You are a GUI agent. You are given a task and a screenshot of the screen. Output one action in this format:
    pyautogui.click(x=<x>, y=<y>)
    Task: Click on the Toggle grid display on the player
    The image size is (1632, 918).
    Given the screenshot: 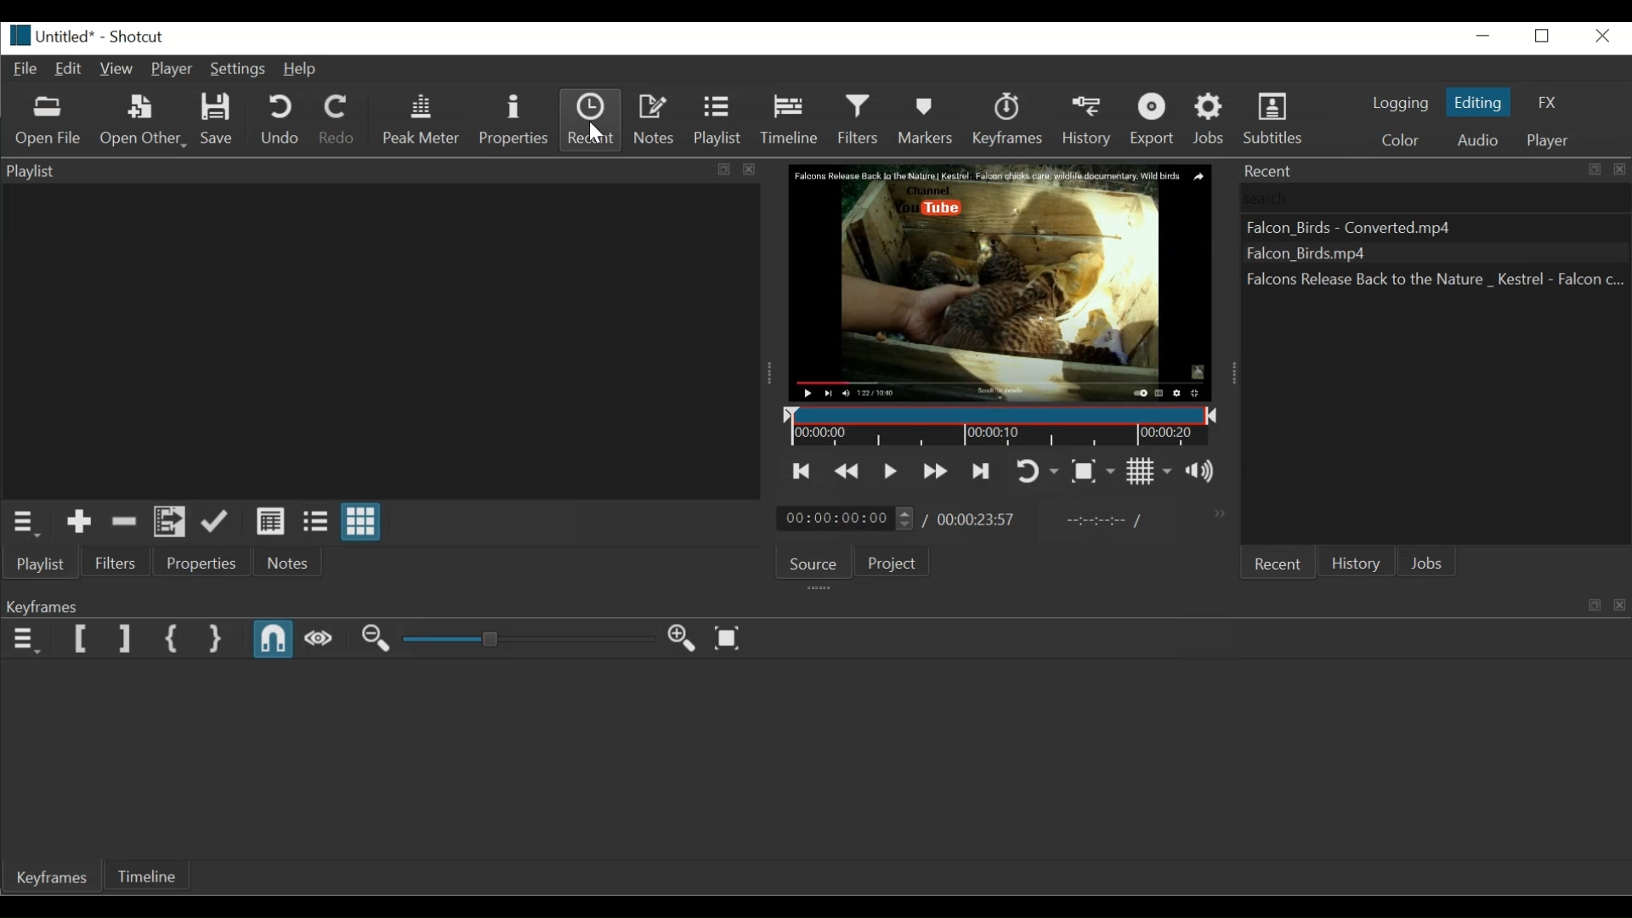 What is the action you would take?
    pyautogui.click(x=1149, y=472)
    